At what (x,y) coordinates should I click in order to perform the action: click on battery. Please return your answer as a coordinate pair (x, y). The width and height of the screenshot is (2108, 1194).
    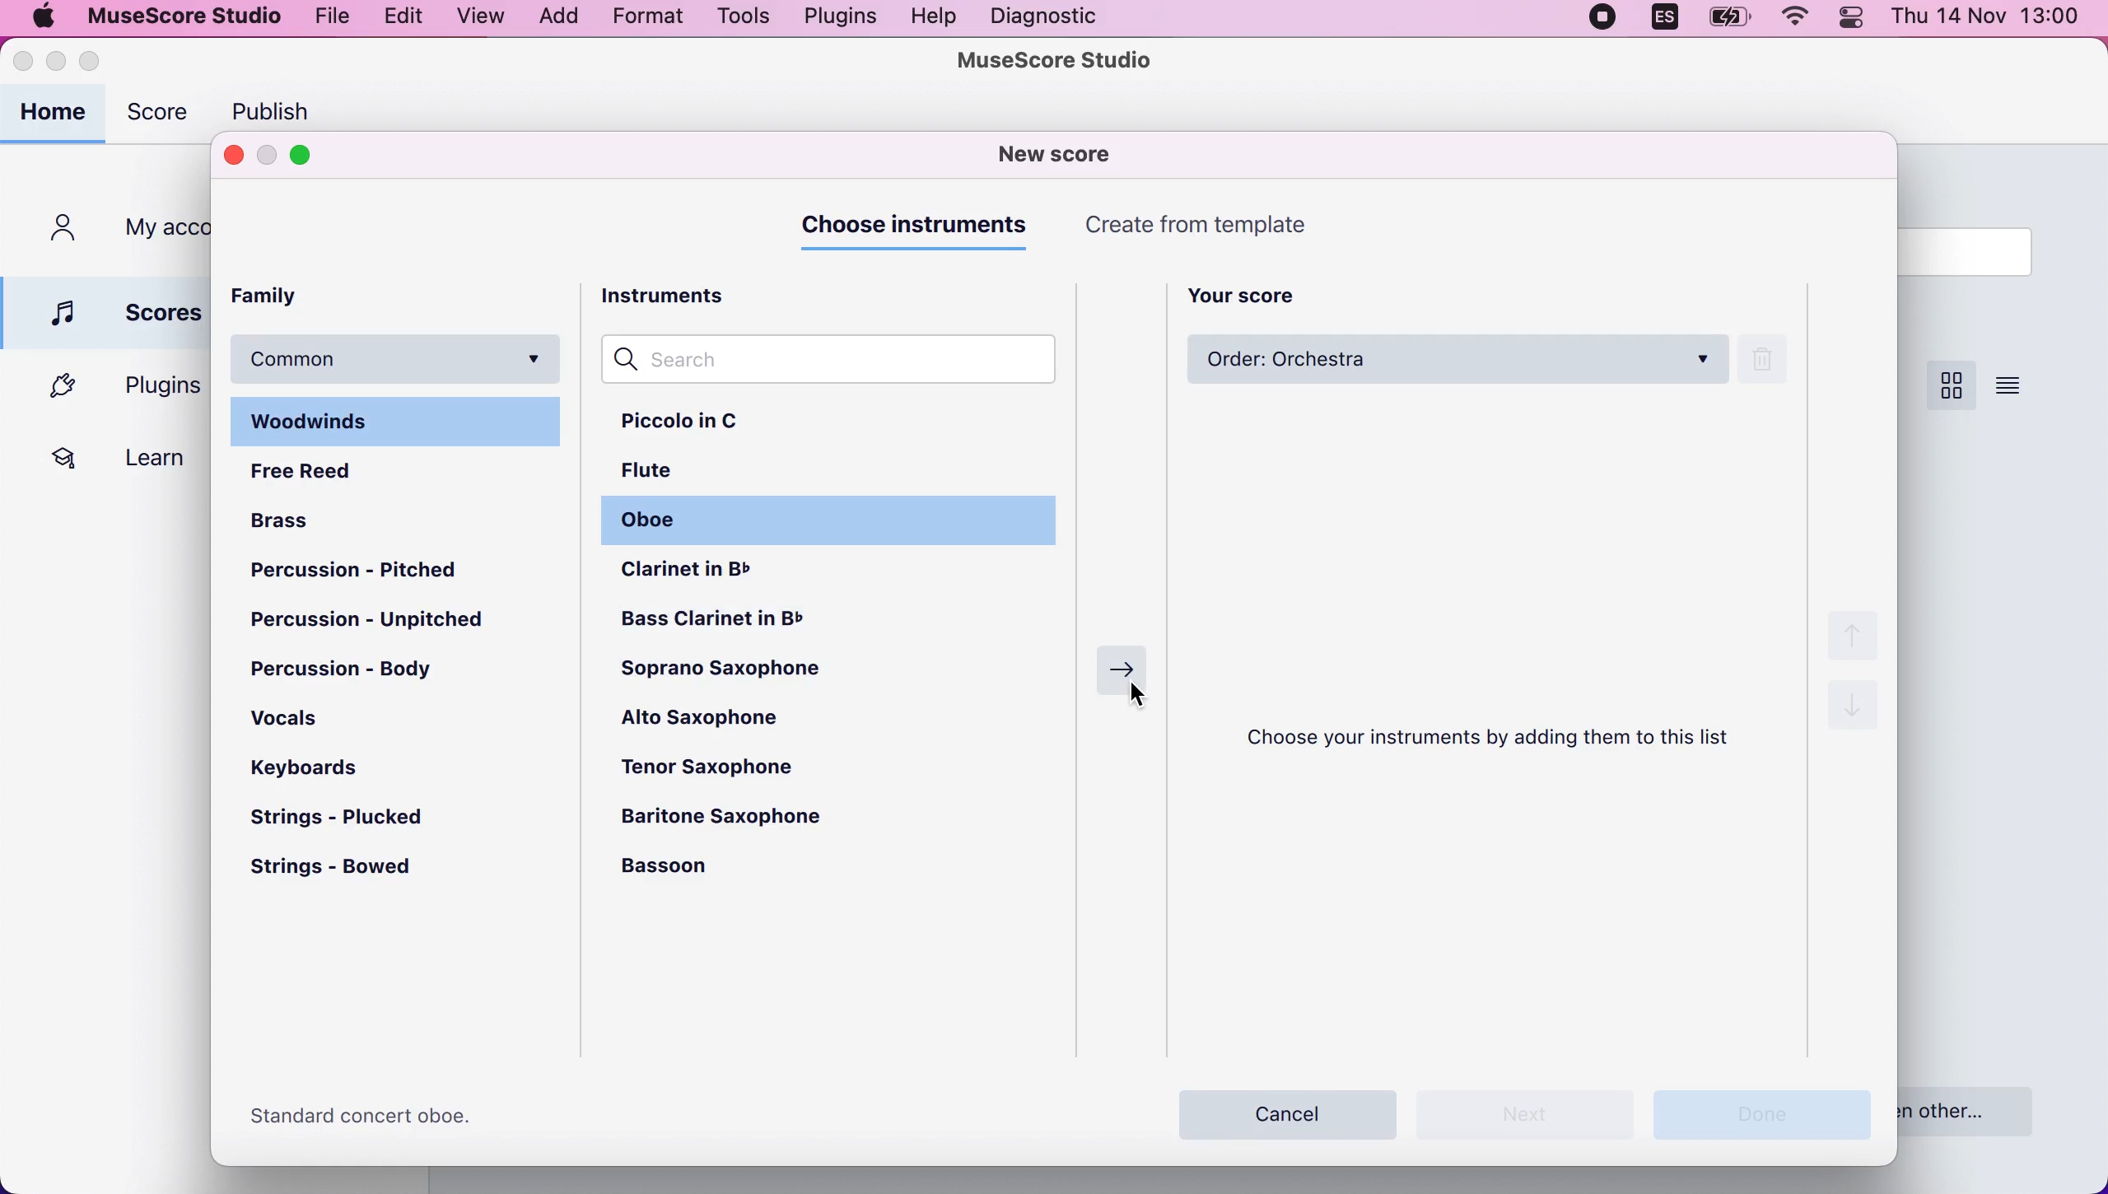
    Looking at the image, I should click on (1730, 23).